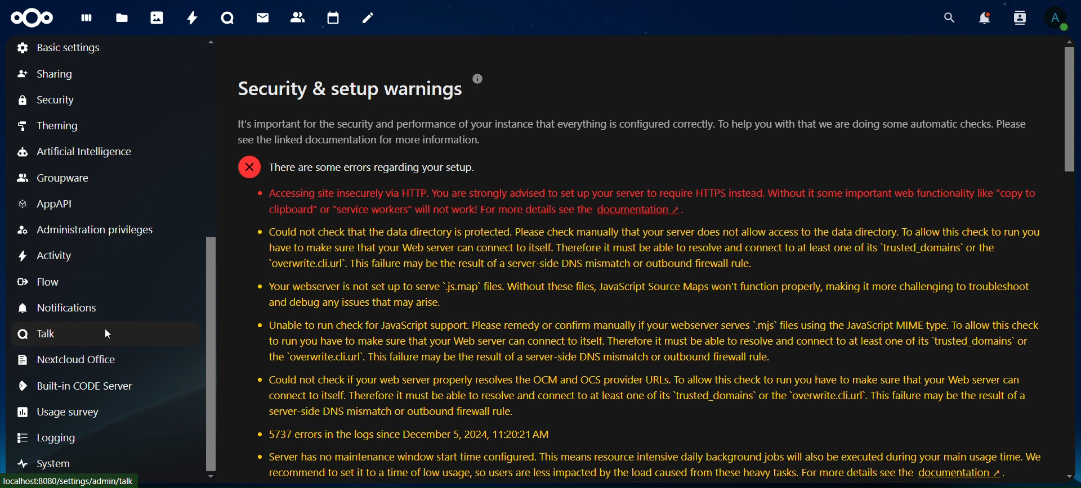  Describe the element at coordinates (62, 308) in the screenshot. I see `notifications` at that location.